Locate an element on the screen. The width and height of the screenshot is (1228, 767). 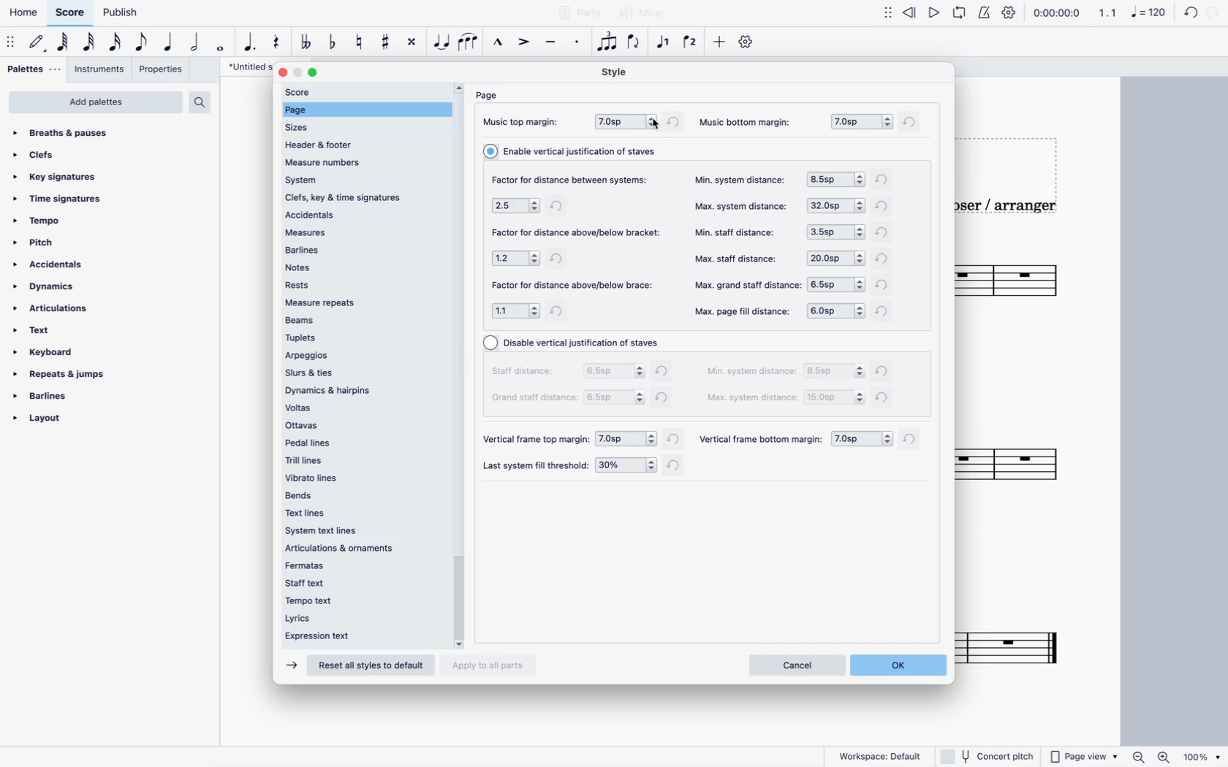
options is located at coordinates (835, 371).